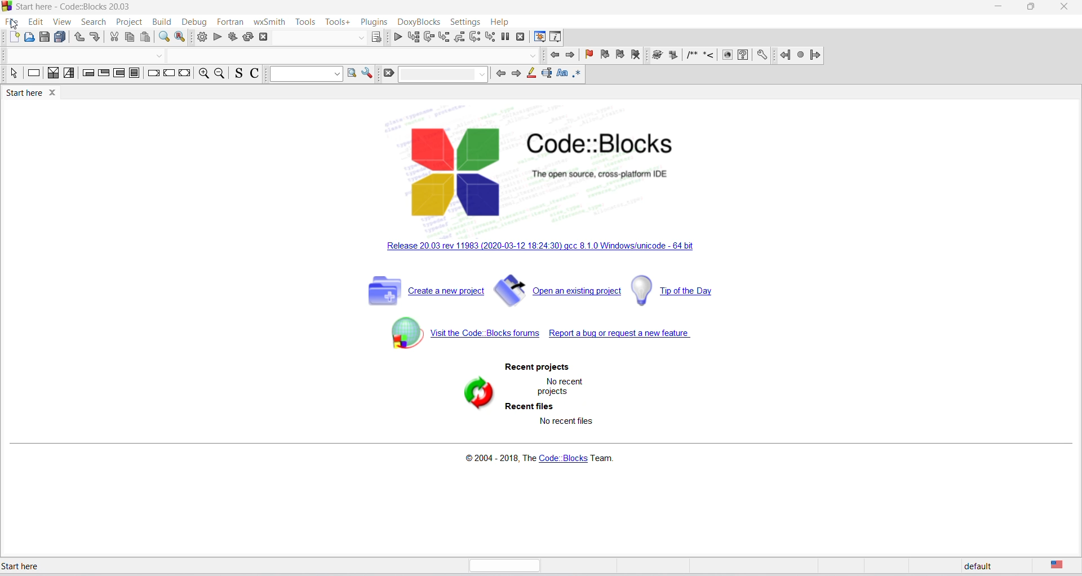  I want to click on dropdown, so click(306, 74).